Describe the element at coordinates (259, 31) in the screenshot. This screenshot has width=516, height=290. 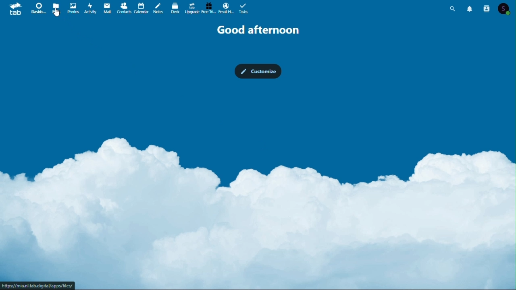
I see `Good afternoon` at that location.